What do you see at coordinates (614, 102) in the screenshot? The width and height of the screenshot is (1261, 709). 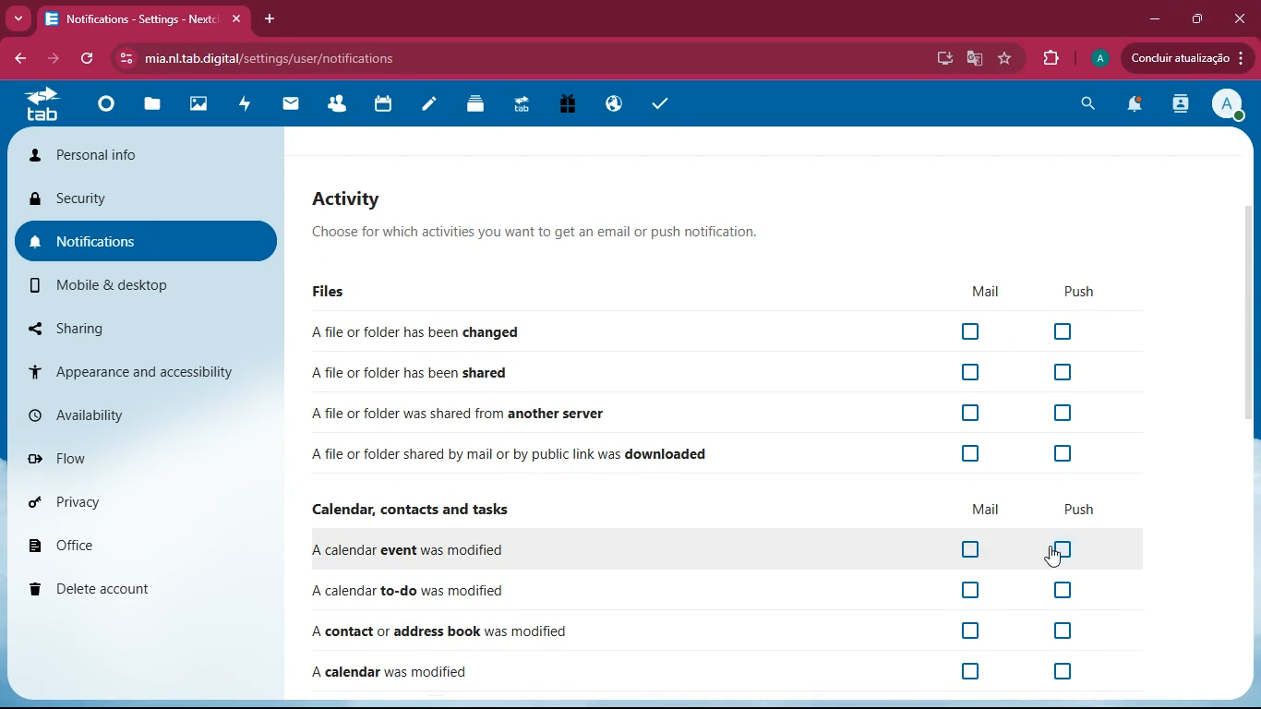 I see `public` at bounding box center [614, 102].